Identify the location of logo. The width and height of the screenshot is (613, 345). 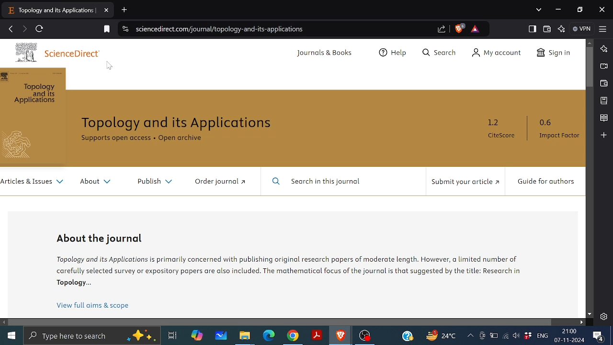
(21, 145).